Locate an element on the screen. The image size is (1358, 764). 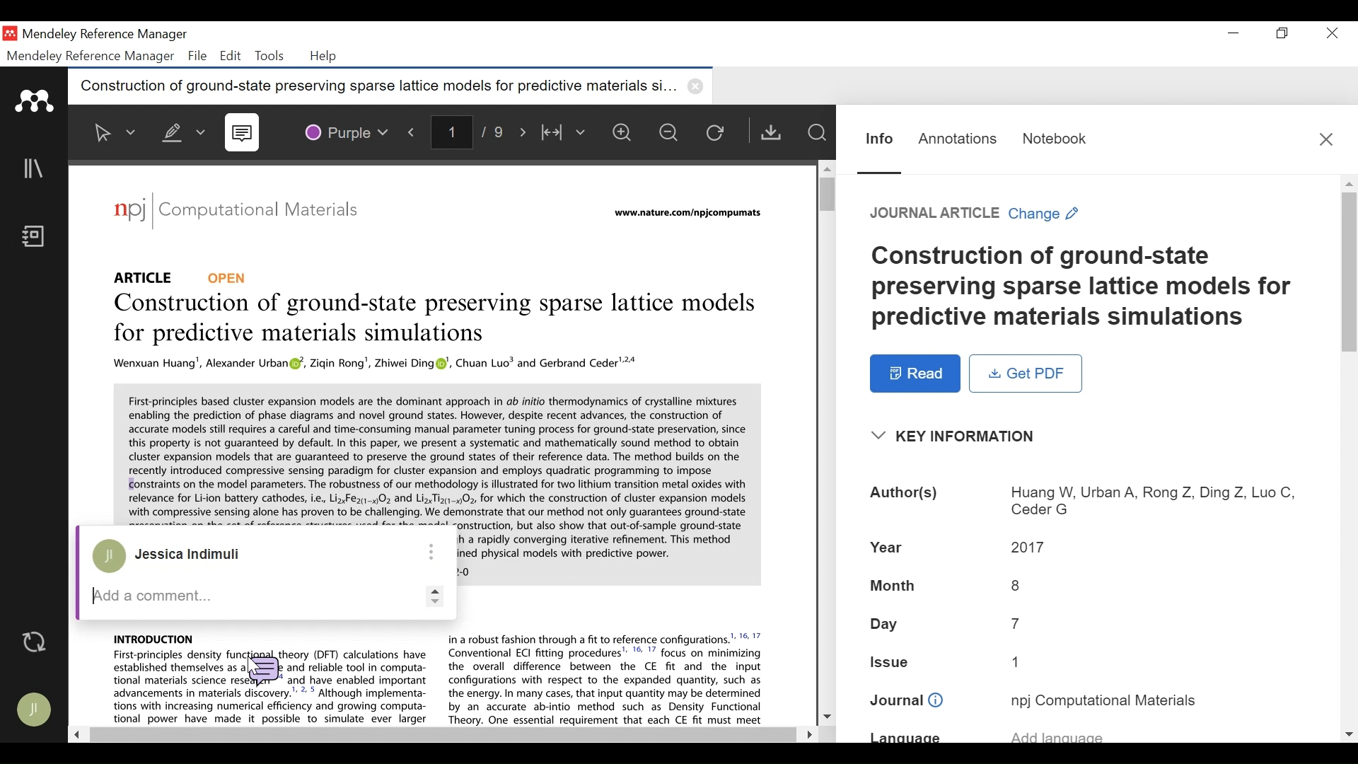
Information is located at coordinates (877, 137).